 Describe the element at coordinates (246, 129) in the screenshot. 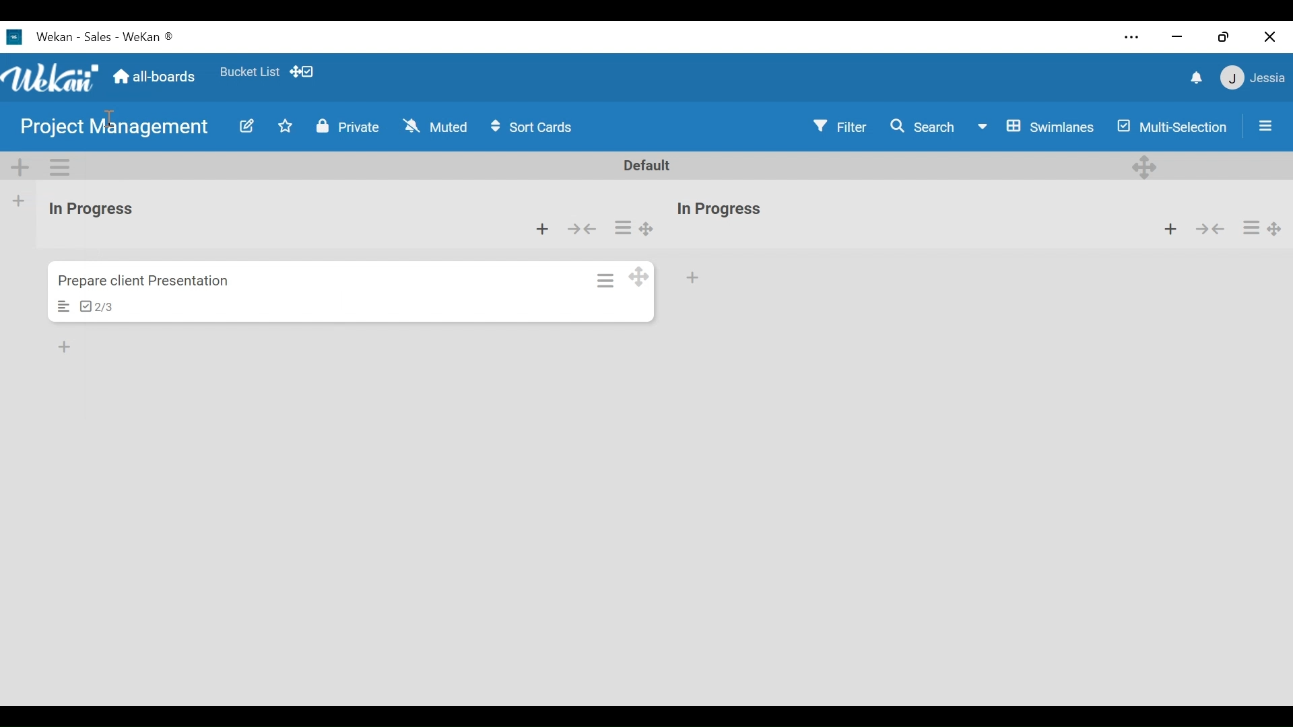

I see `Edit` at that location.